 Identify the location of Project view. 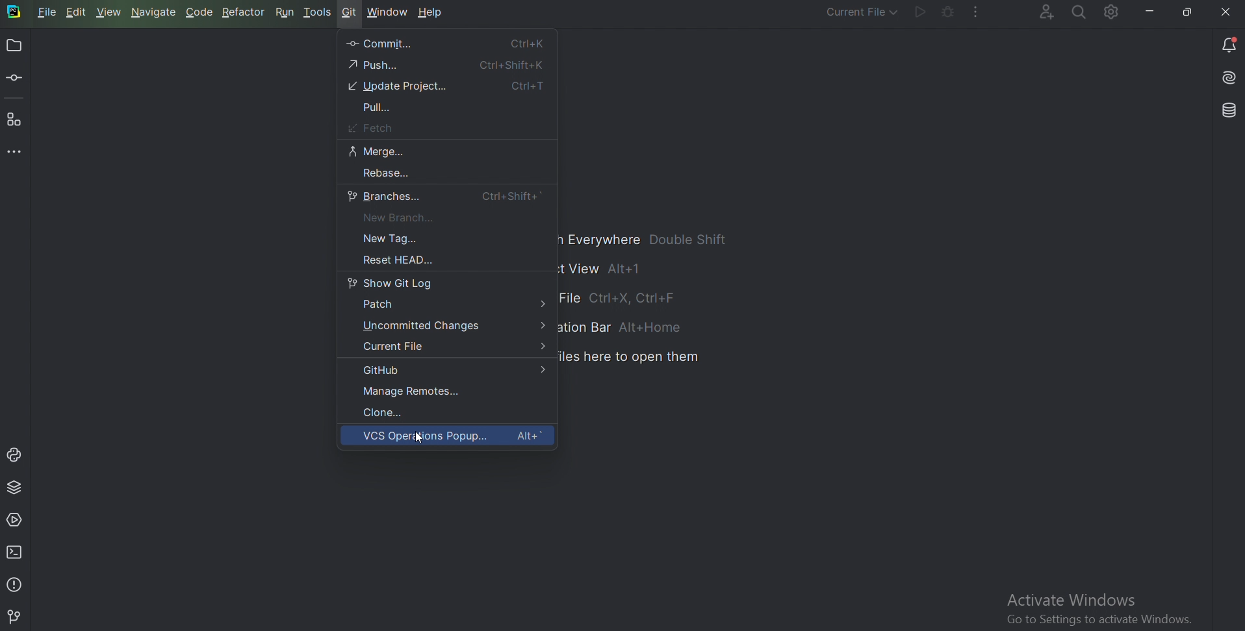
(610, 269).